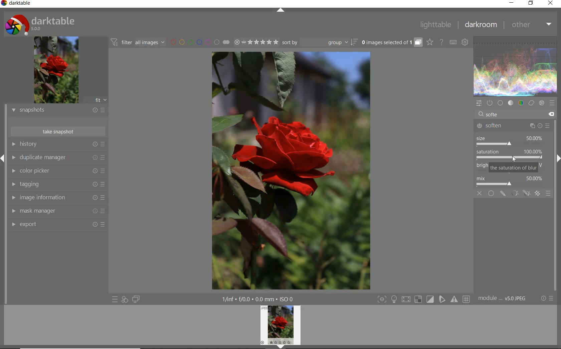 This screenshot has width=561, height=349. Describe the element at coordinates (532, 4) in the screenshot. I see `restore` at that location.